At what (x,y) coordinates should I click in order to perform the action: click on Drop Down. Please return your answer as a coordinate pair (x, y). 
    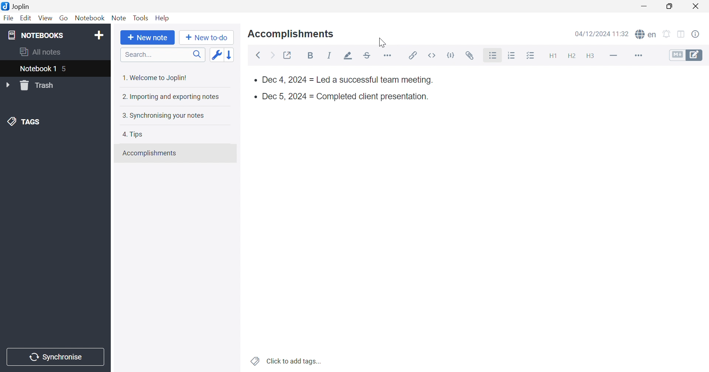
    Looking at the image, I should click on (8, 85).